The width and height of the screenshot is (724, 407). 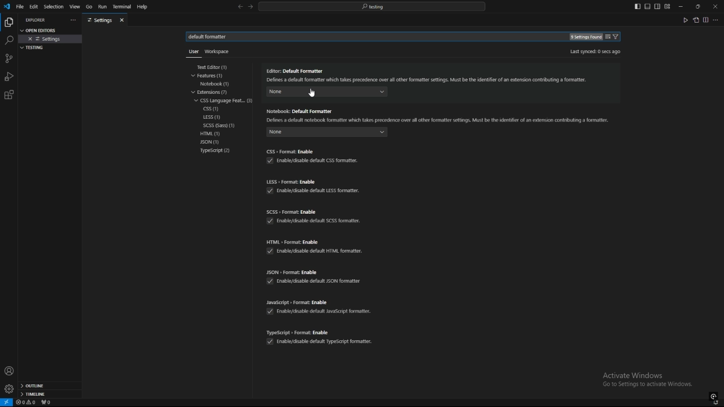 What do you see at coordinates (50, 395) in the screenshot?
I see `timeline` at bounding box center [50, 395].